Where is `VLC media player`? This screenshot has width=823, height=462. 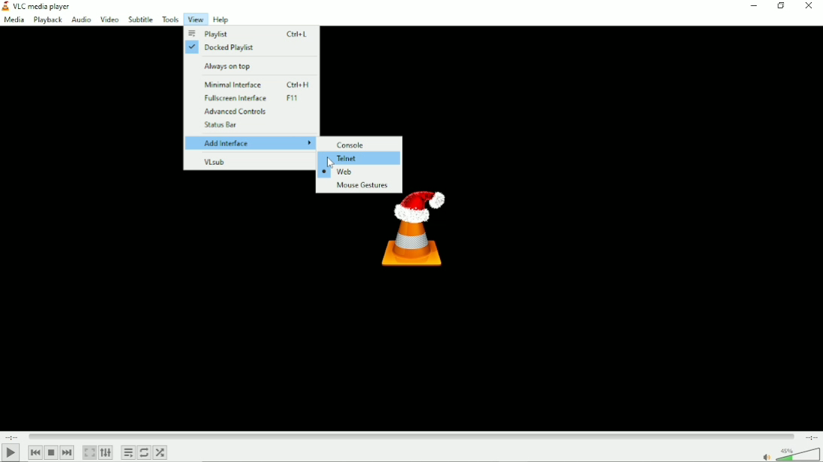 VLC media player is located at coordinates (41, 6).